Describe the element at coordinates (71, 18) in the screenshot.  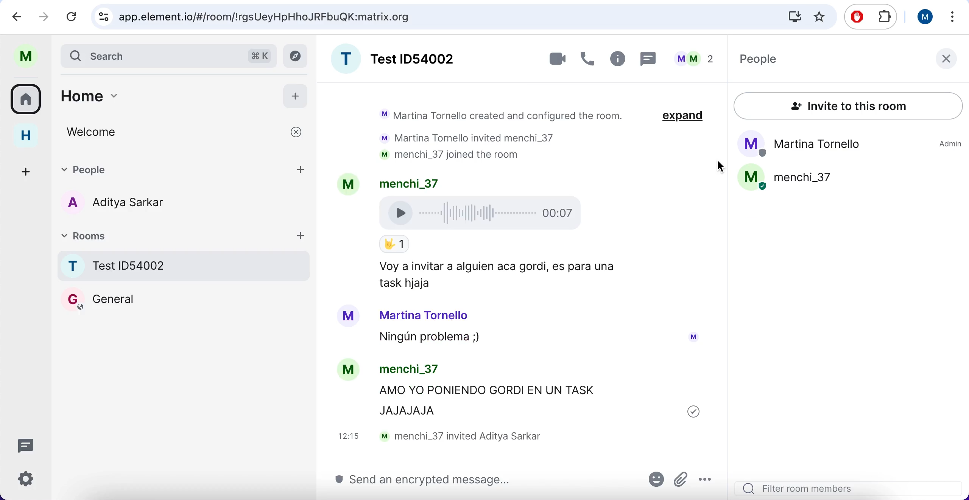
I see `reload current page` at that location.